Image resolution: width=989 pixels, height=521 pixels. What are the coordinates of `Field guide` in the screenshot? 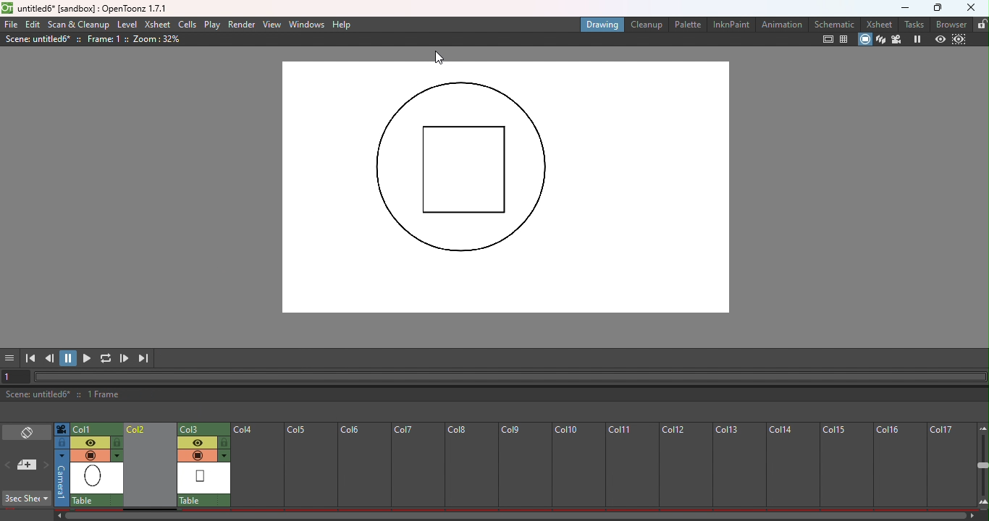 It's located at (844, 41).